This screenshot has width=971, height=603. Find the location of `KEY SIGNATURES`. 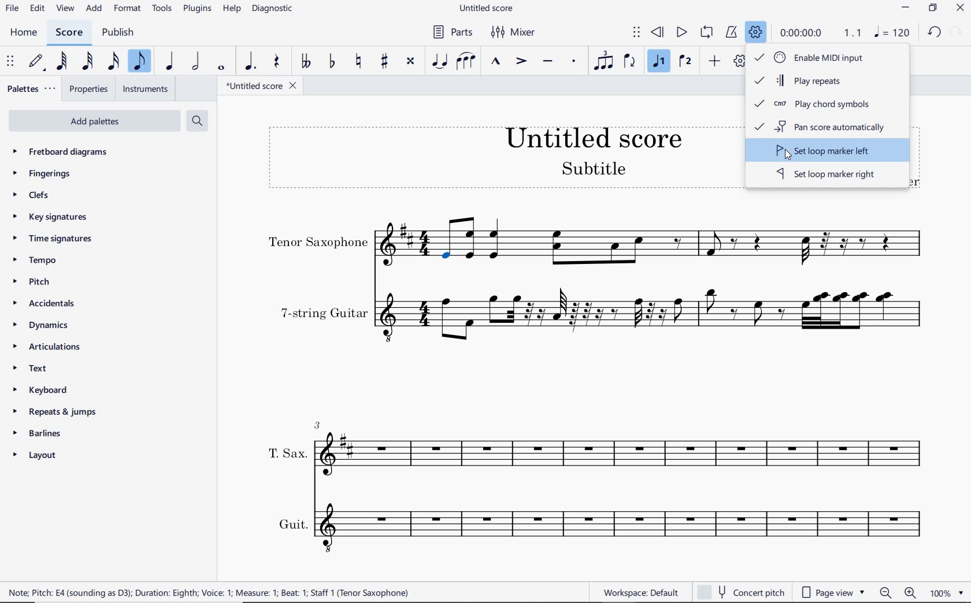

KEY SIGNATURES is located at coordinates (50, 217).